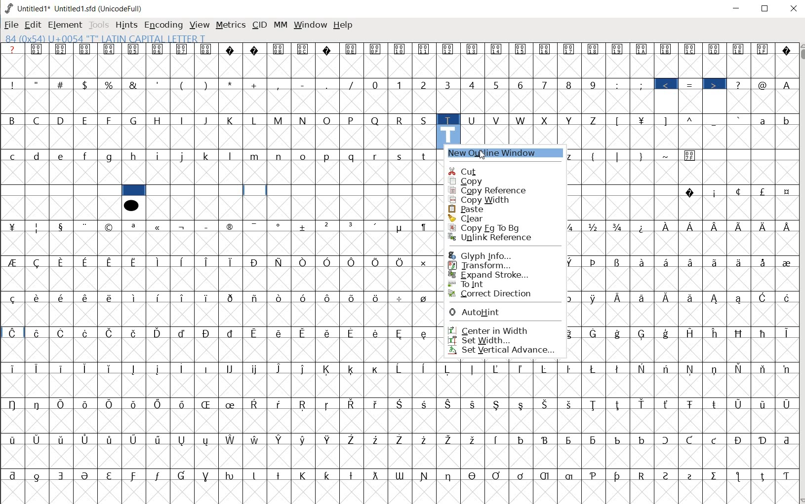 The width and height of the screenshot is (805, 504). I want to click on (, so click(183, 84).